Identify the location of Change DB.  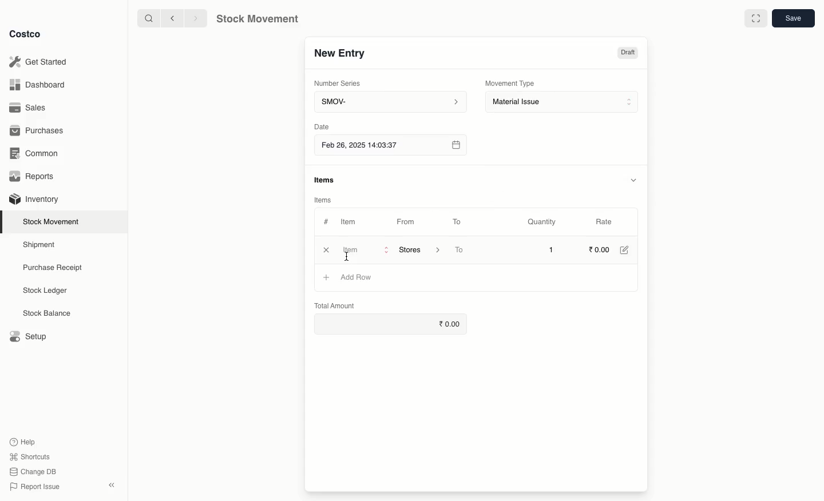
(33, 472).